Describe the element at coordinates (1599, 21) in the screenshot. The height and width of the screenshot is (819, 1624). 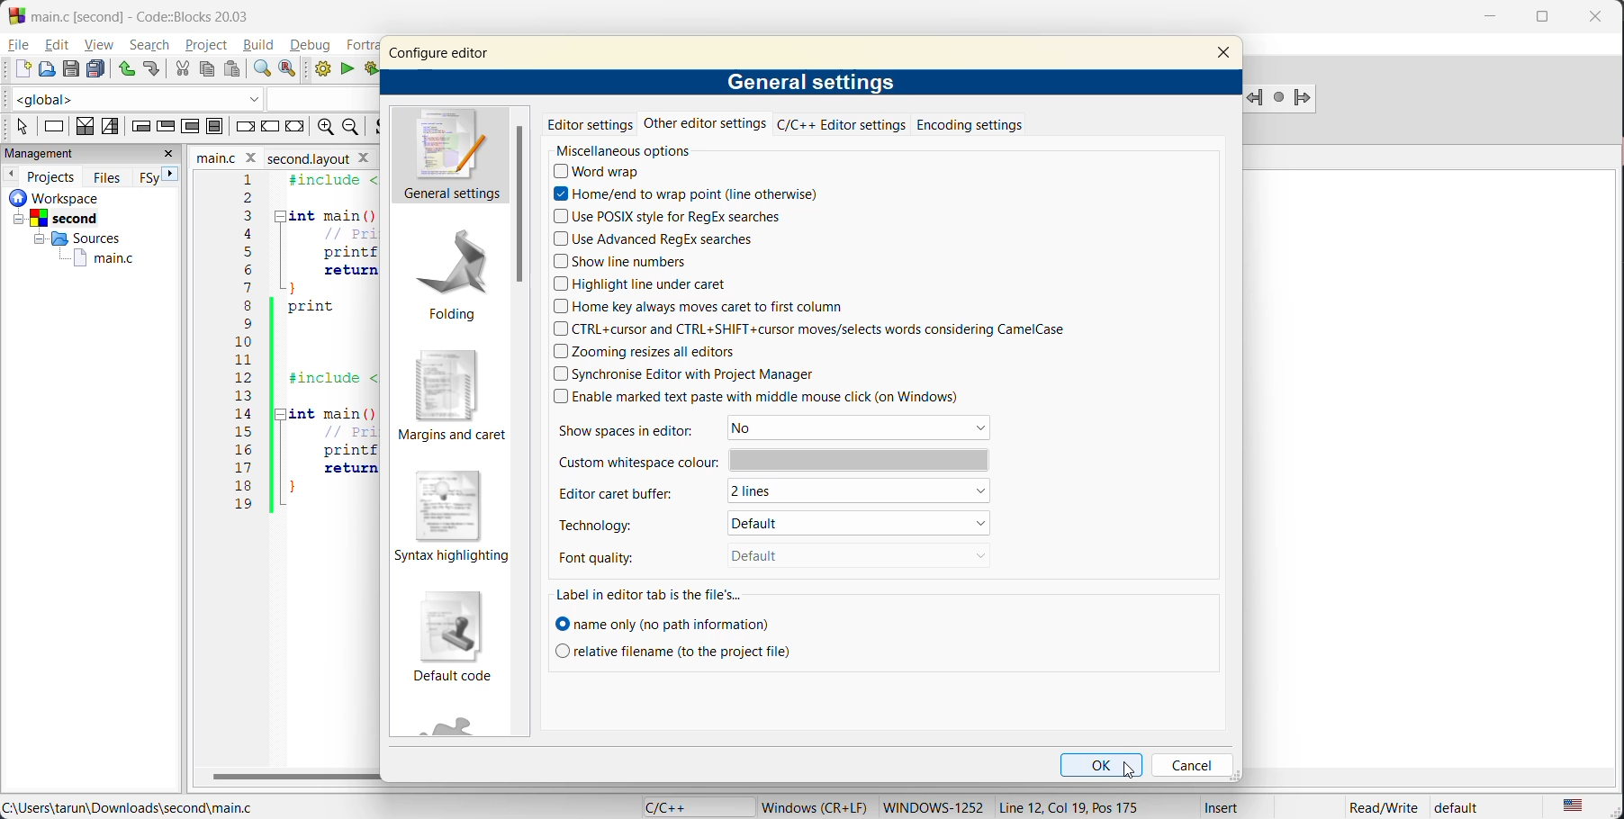
I see `close` at that location.